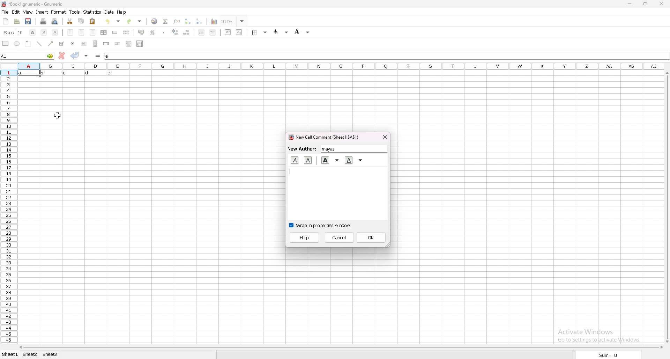 This screenshot has height=359, width=670. What do you see at coordinates (17, 44) in the screenshot?
I see `ellipse` at bounding box center [17, 44].